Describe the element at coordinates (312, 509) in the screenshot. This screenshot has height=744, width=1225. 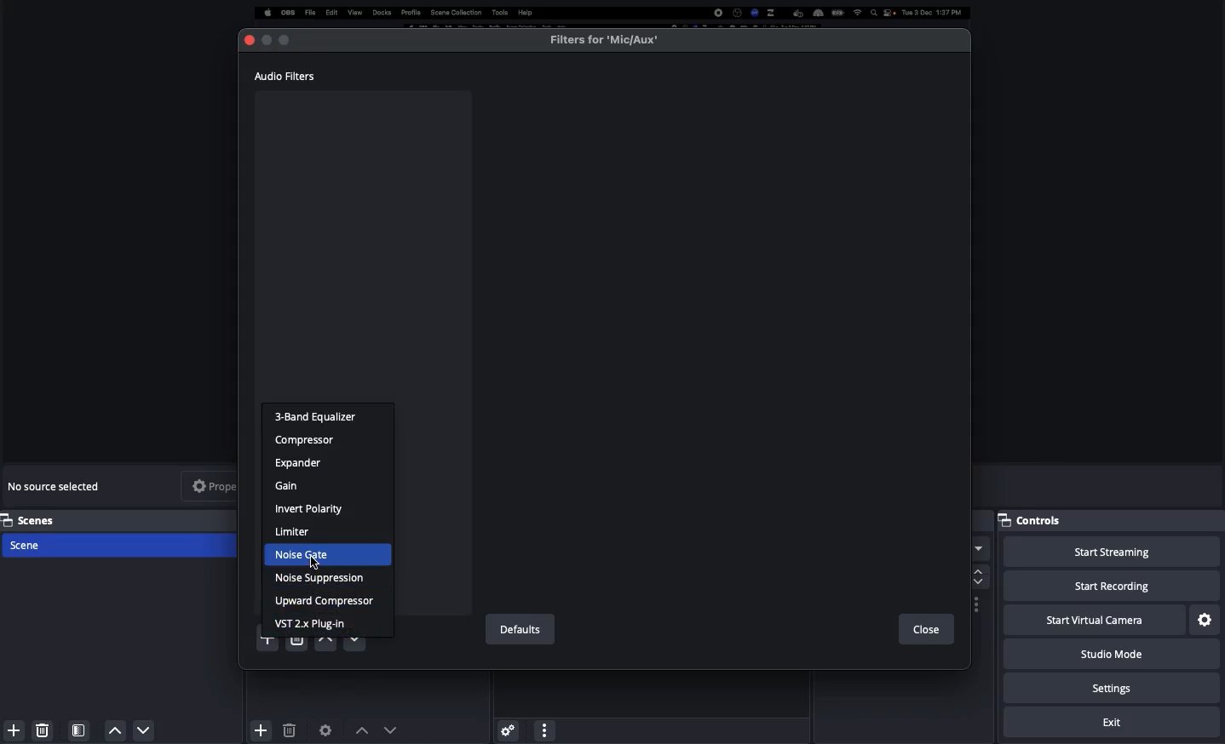
I see `Invert polarity ` at that location.